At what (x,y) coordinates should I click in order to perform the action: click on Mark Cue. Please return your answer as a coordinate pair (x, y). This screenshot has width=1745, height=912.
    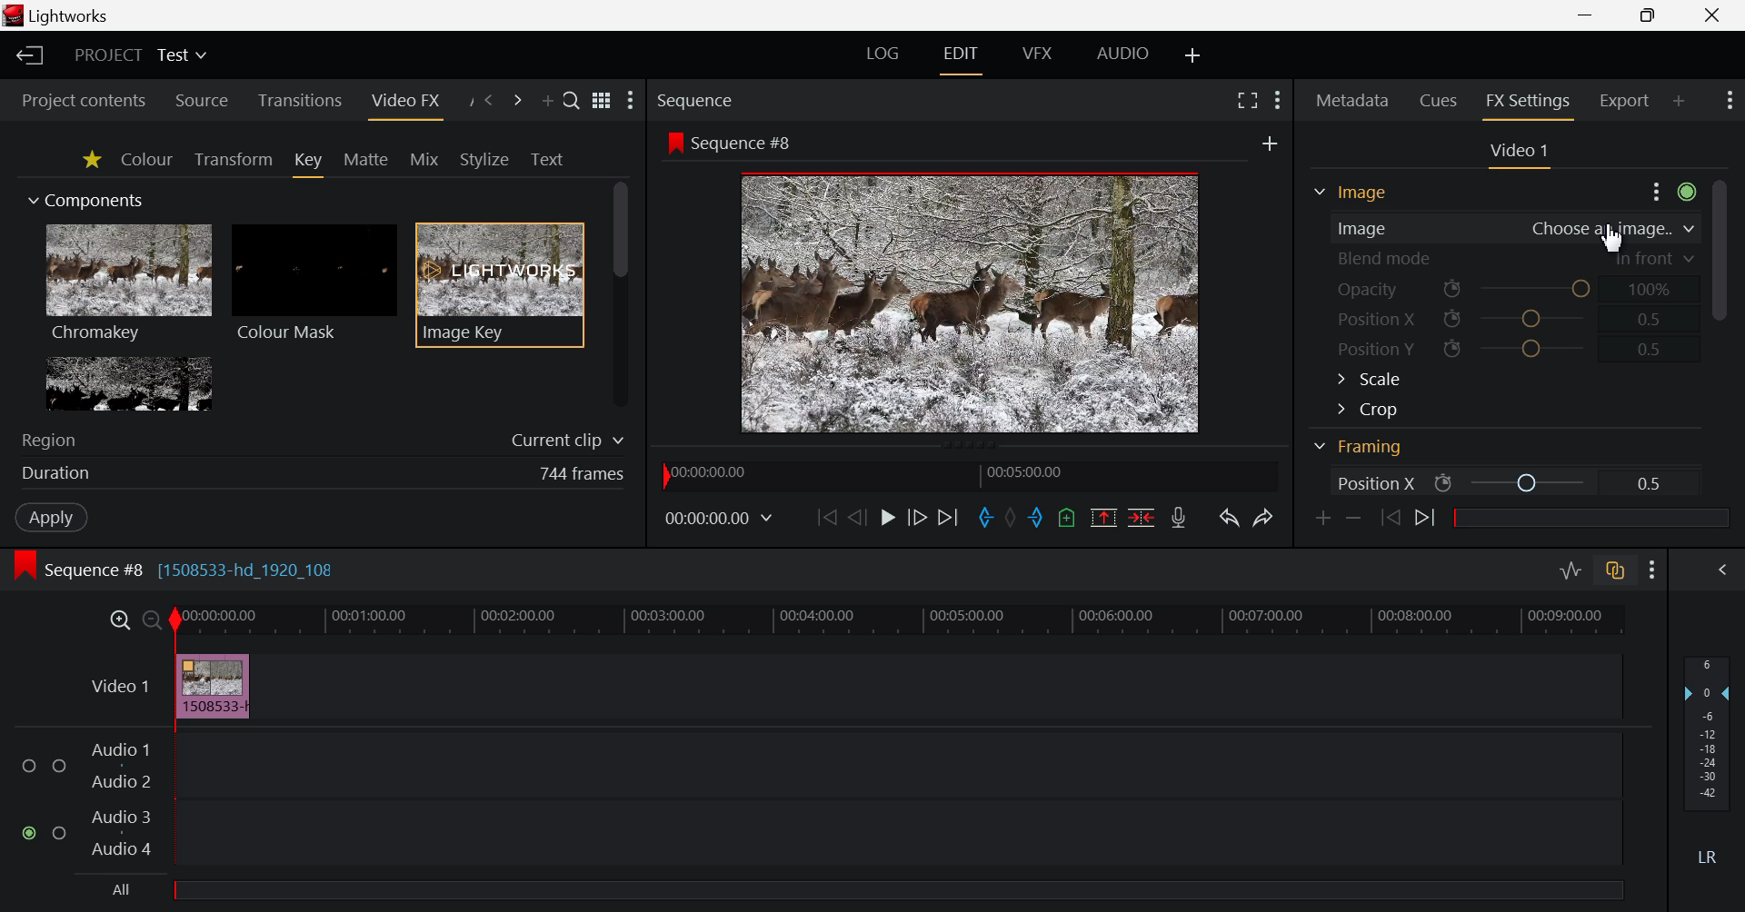
    Looking at the image, I should click on (1068, 518).